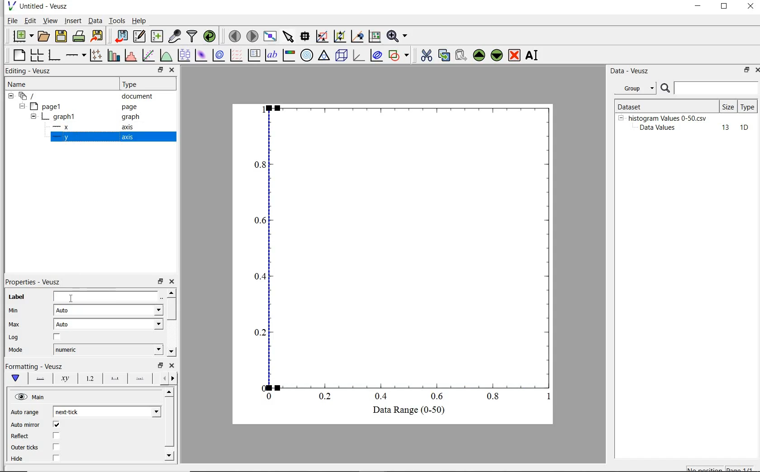  What do you see at coordinates (170, 455) in the screenshot?
I see `move down` at bounding box center [170, 455].